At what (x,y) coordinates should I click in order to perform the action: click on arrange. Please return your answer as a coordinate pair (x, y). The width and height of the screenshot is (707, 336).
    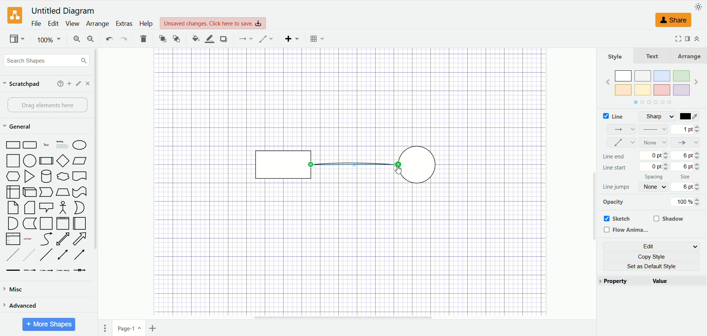
    Looking at the image, I should click on (97, 24).